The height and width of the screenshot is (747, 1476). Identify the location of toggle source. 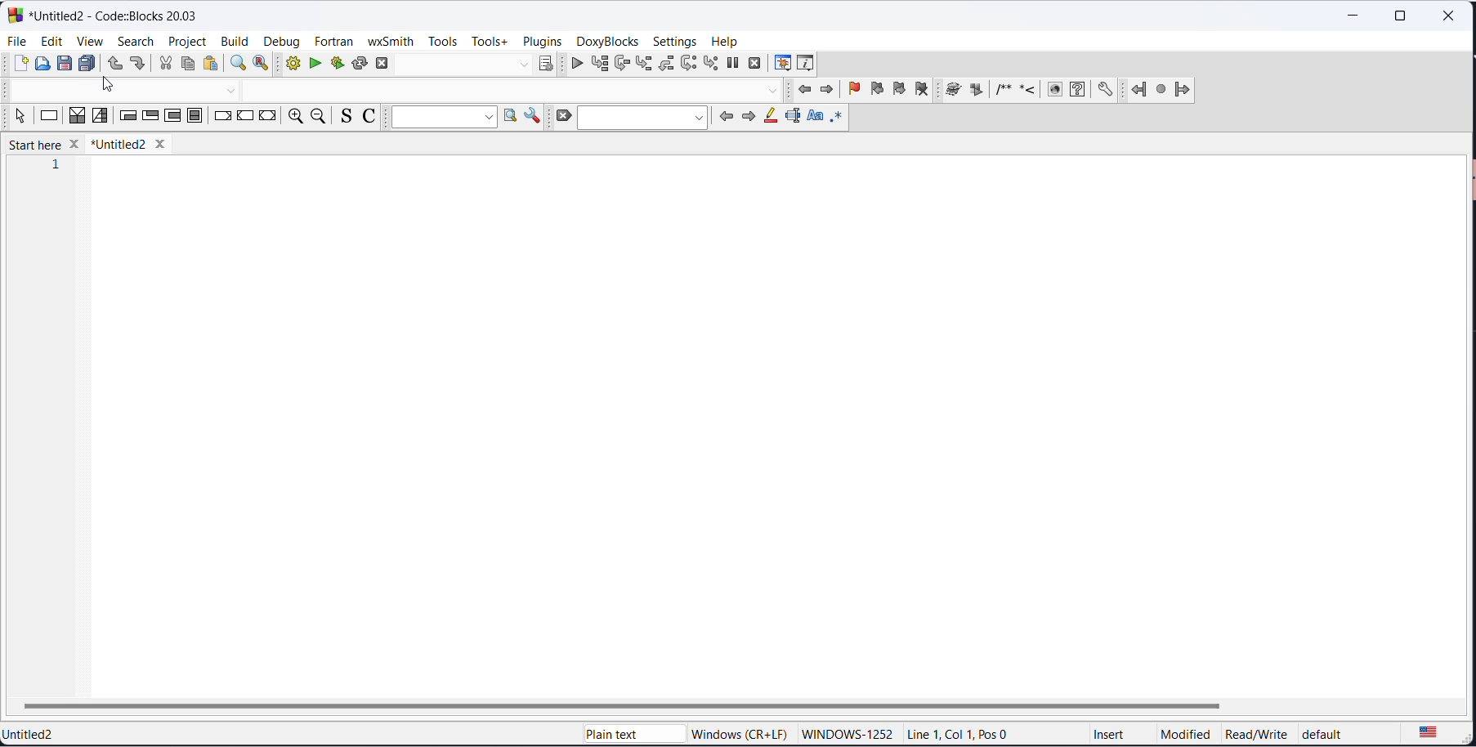
(347, 118).